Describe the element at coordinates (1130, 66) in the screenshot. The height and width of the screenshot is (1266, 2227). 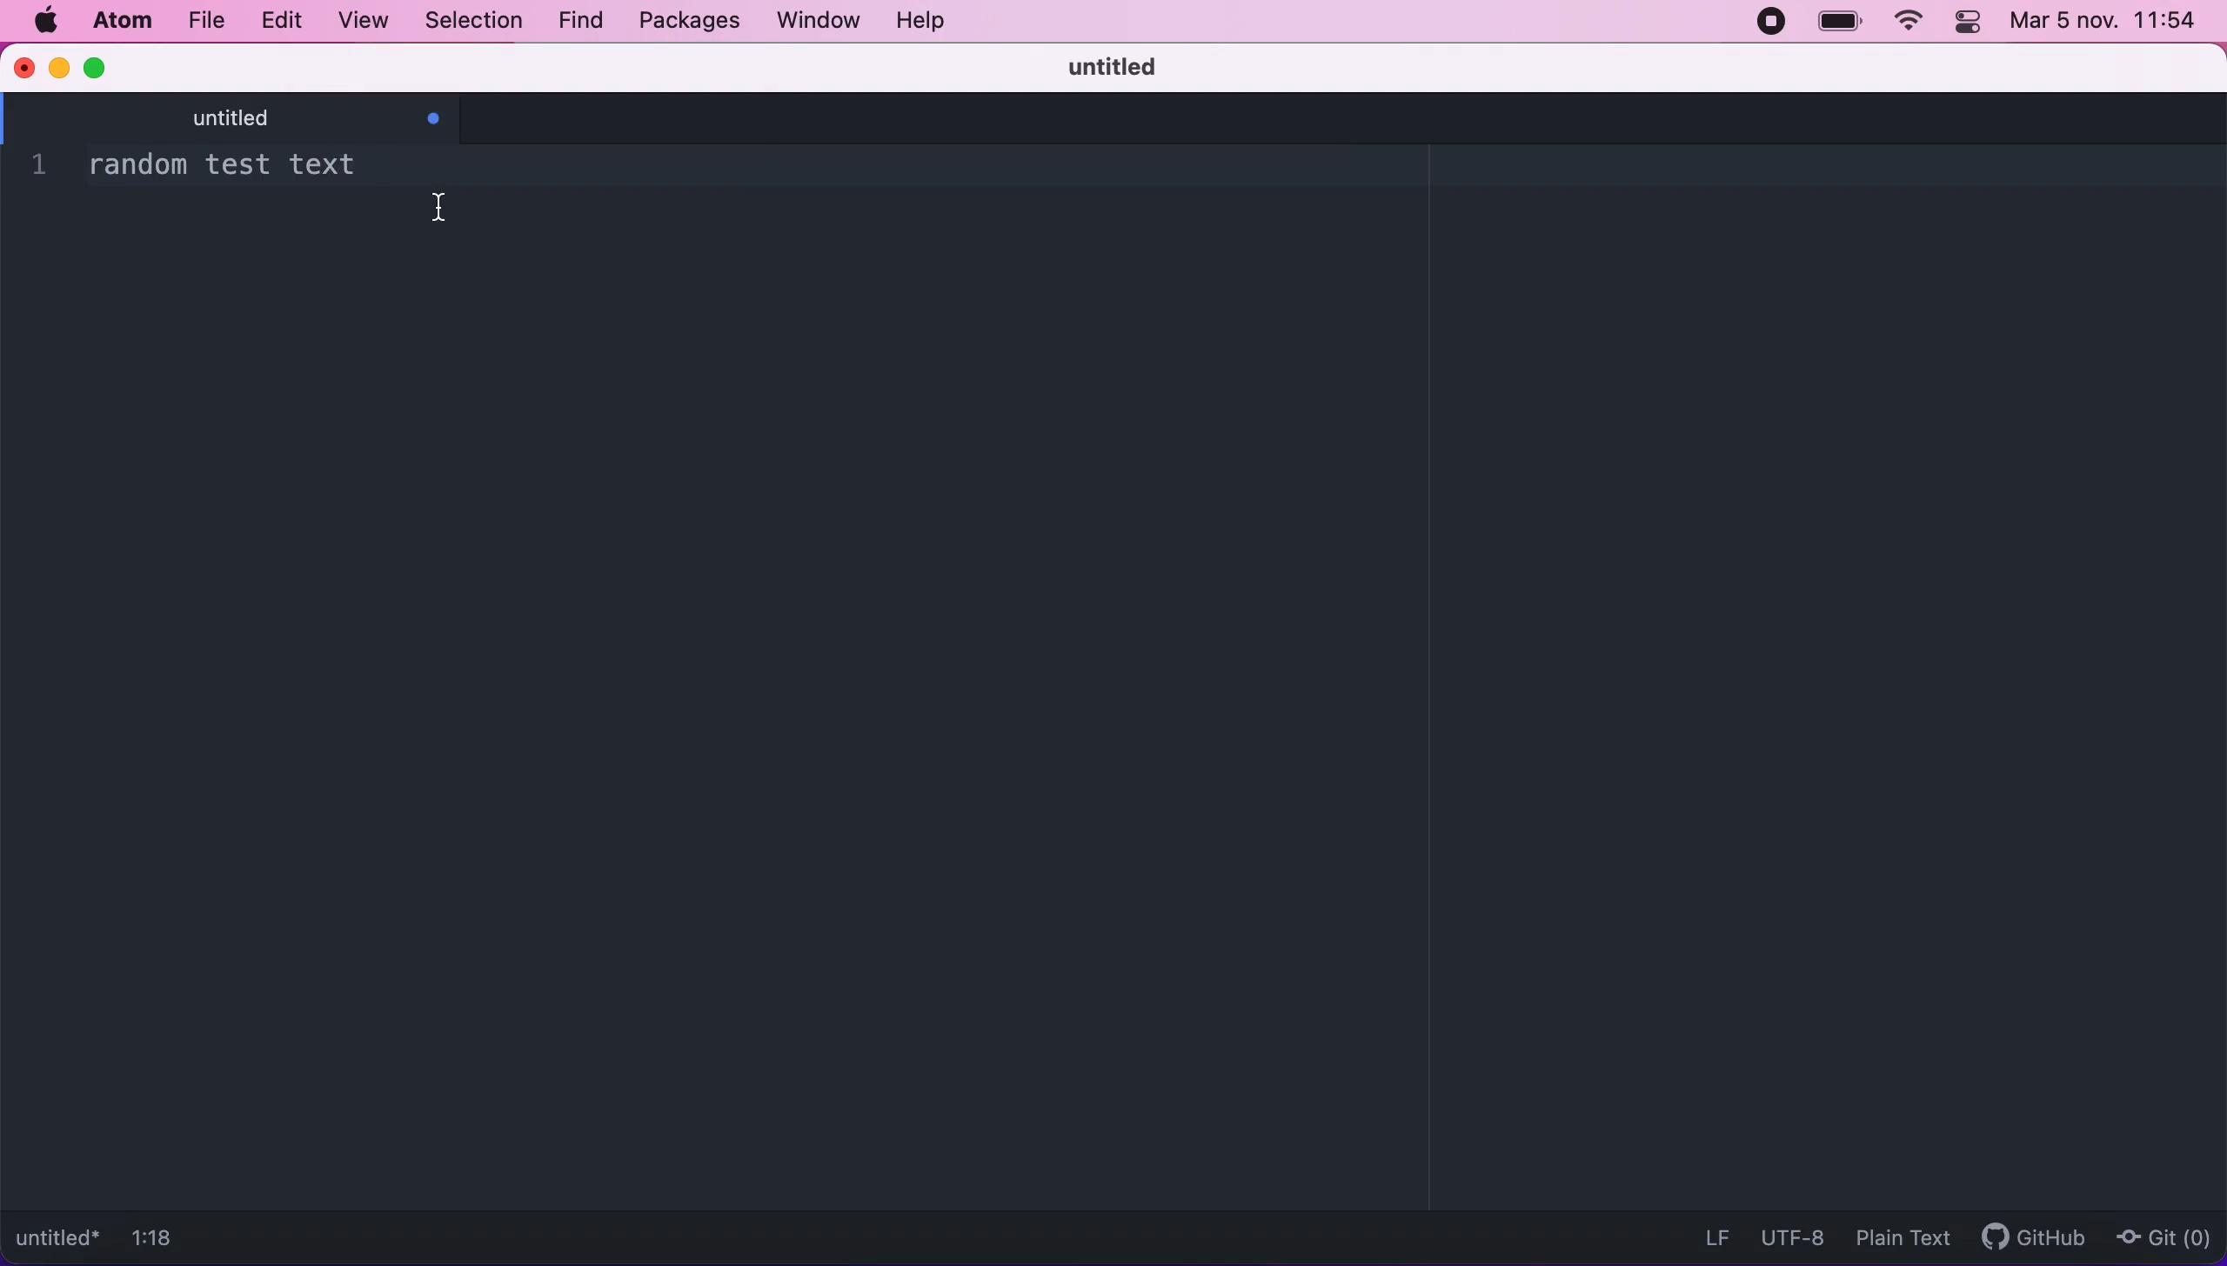
I see `untitled` at that location.